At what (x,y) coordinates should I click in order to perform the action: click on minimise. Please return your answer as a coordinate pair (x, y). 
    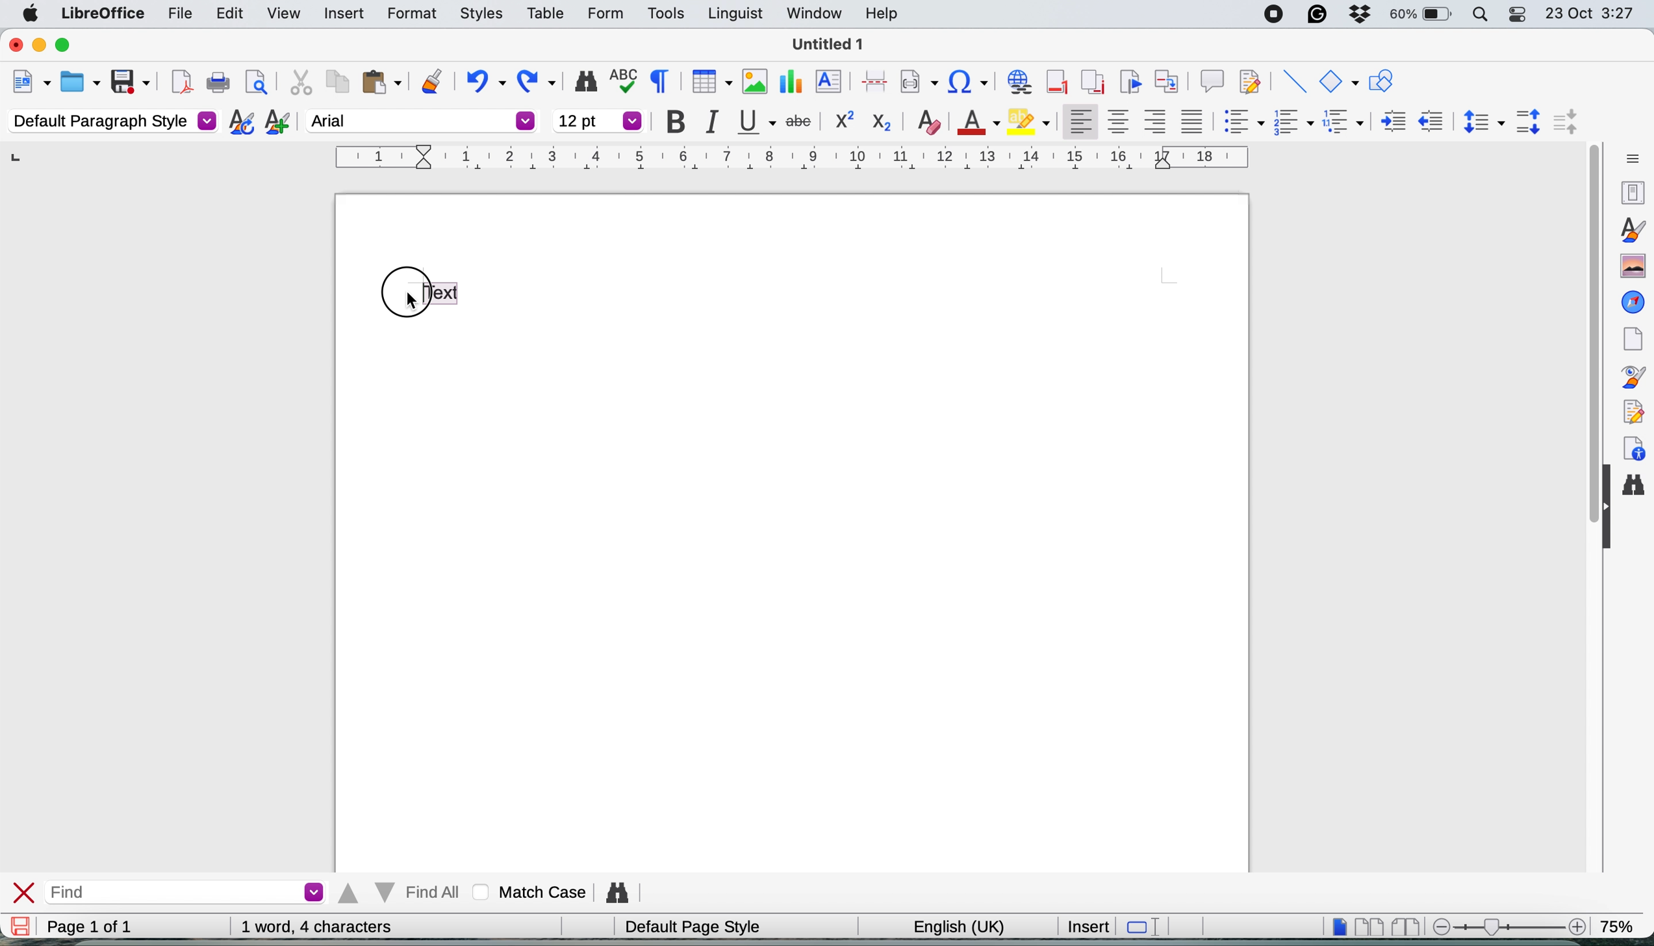
    Looking at the image, I should click on (37, 45).